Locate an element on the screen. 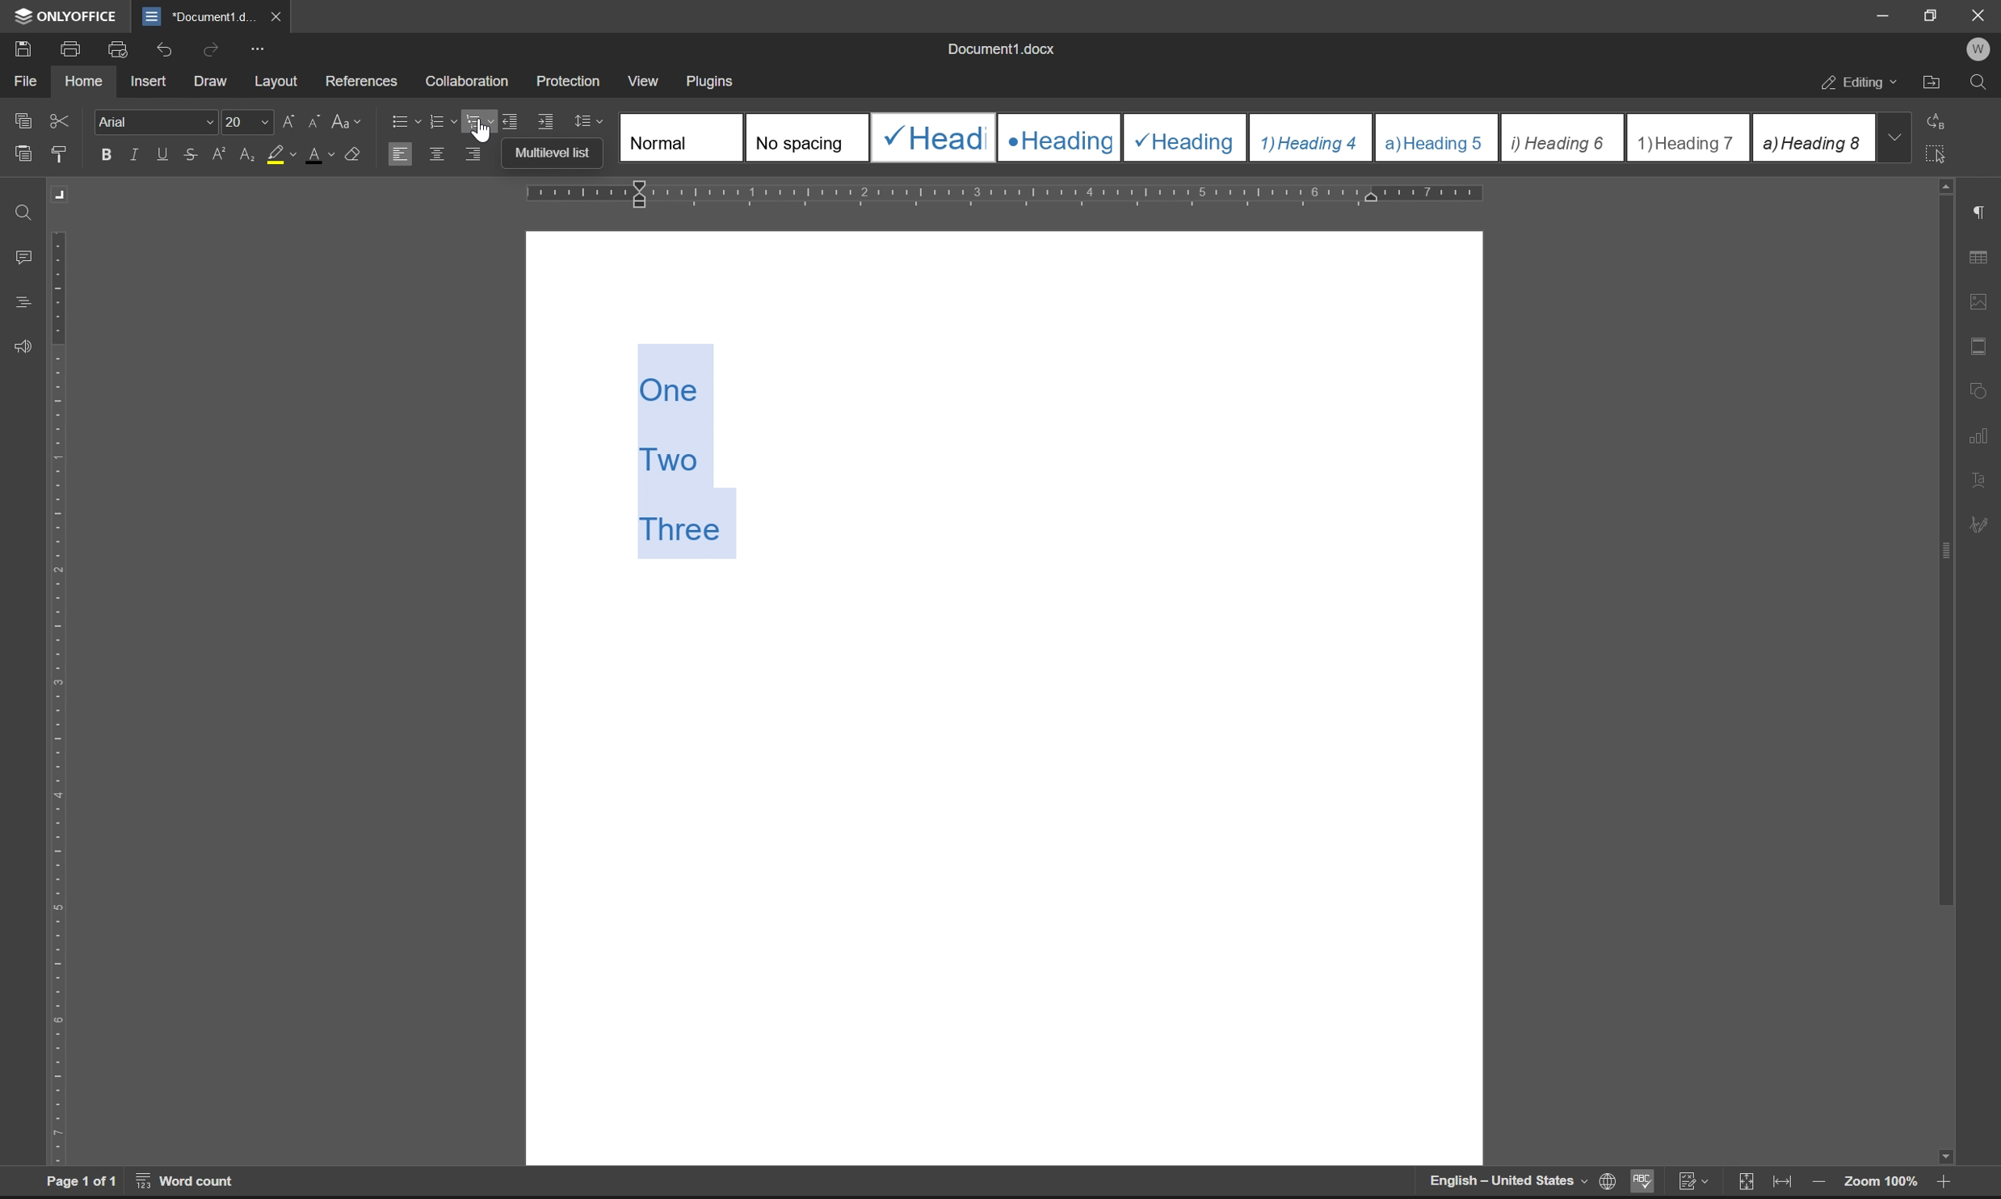 This screenshot has width=2001, height=1199. zoom out is located at coordinates (1818, 1184).